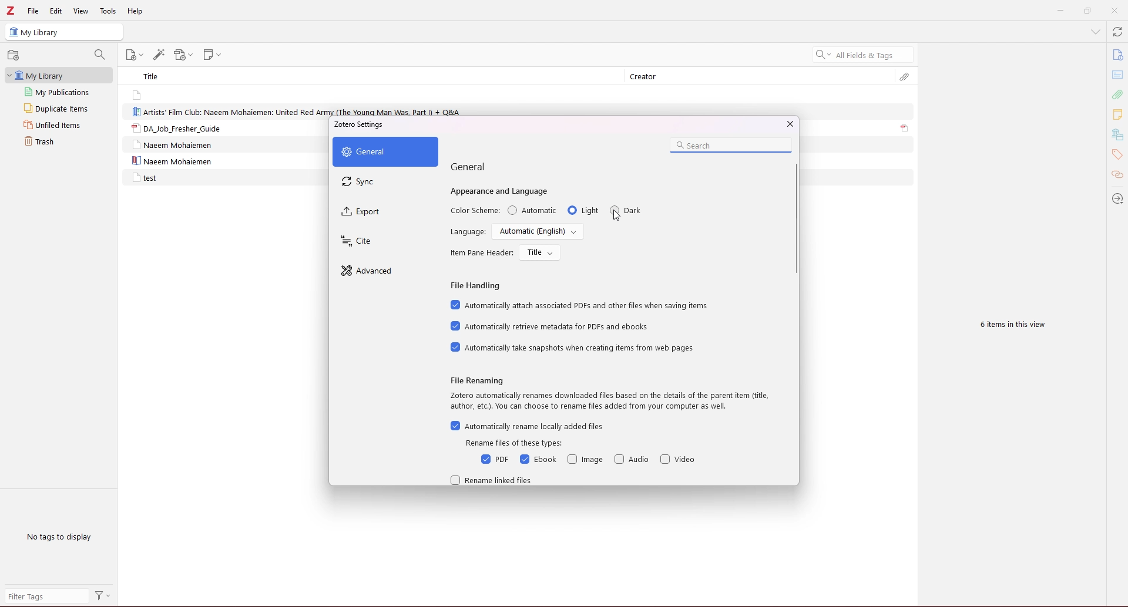 The image size is (1128, 607). I want to click on unfiled items, so click(57, 125).